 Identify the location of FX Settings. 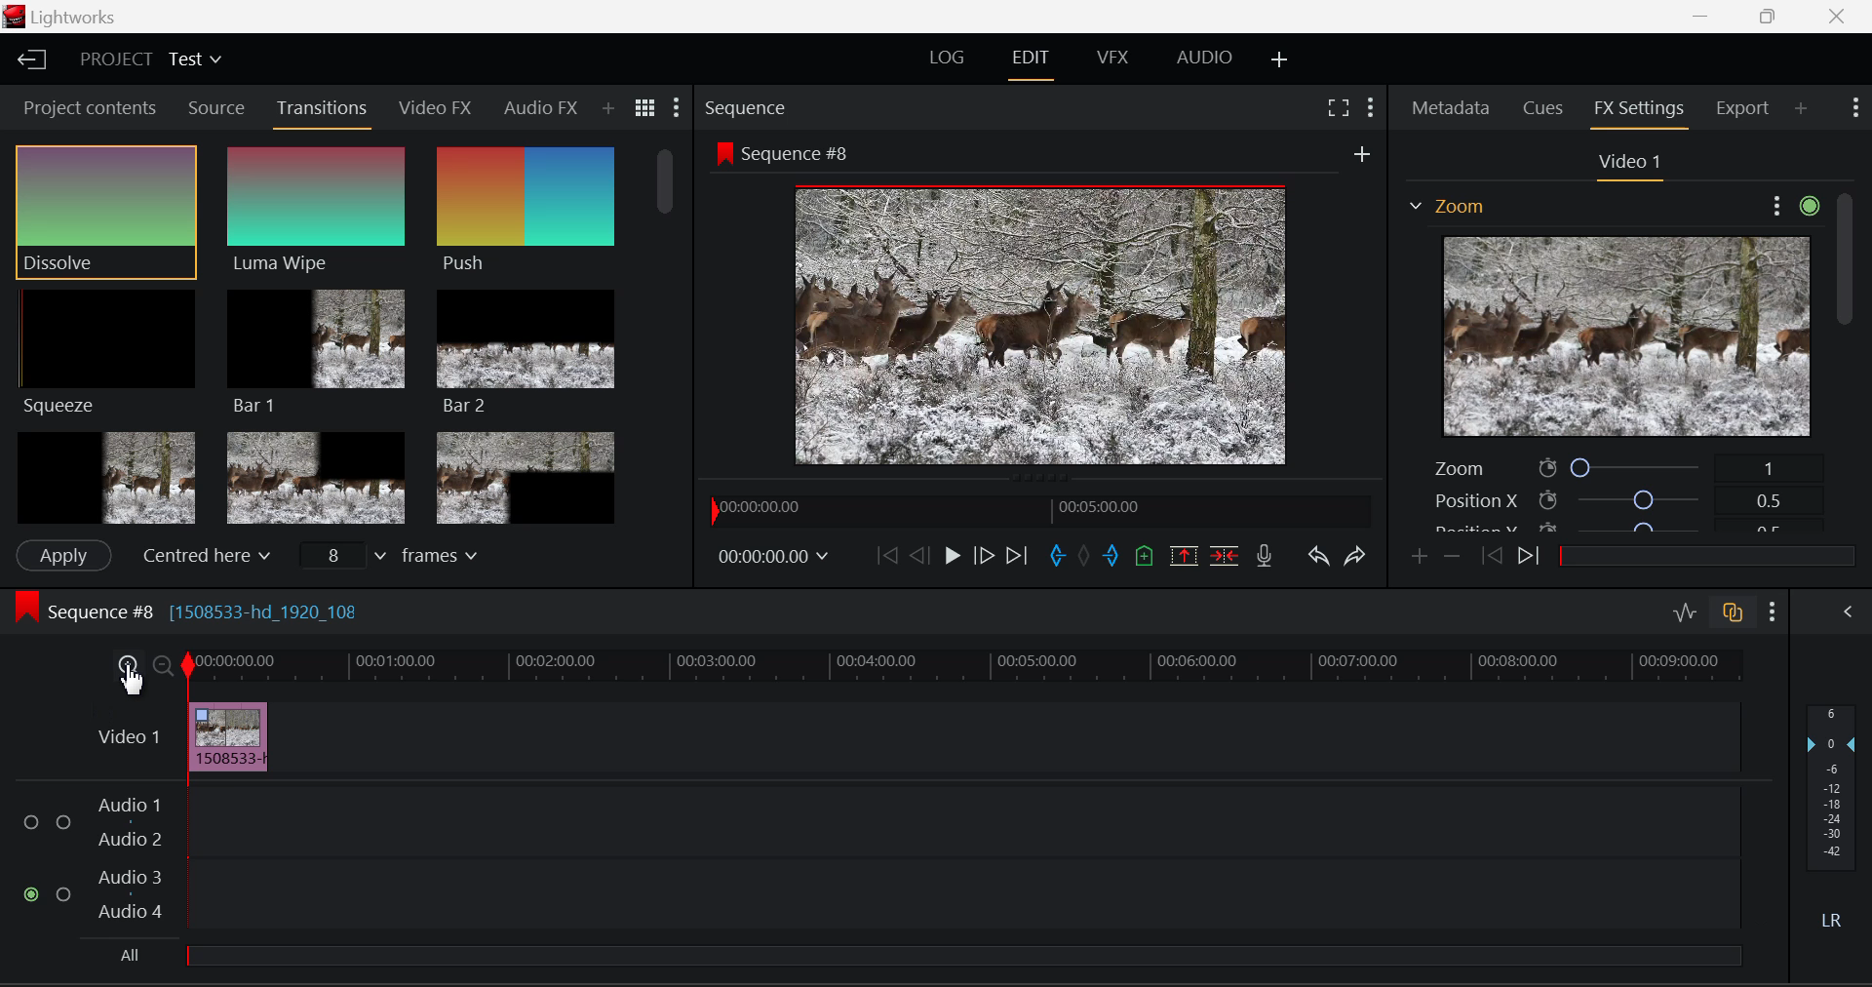
(1640, 110).